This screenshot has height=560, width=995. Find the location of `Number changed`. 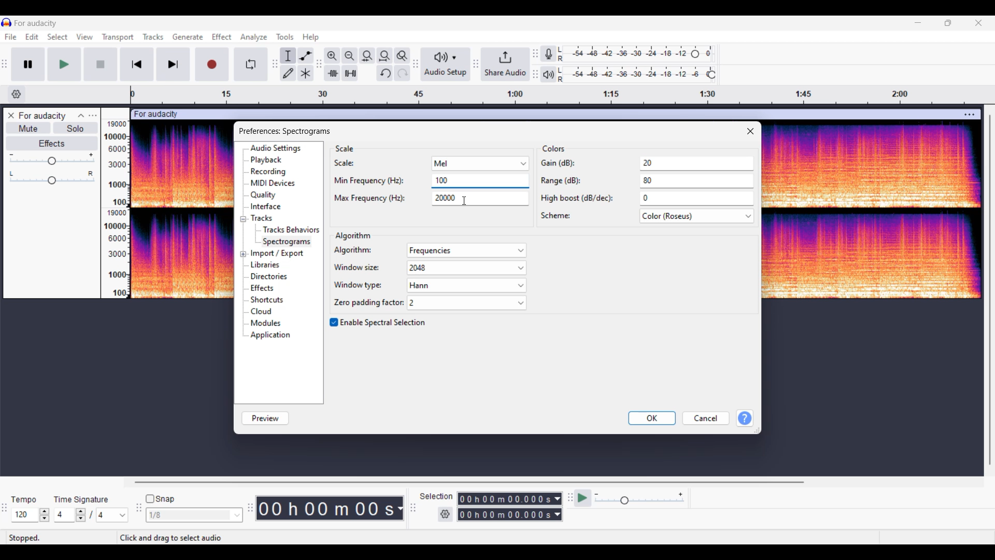

Number changed is located at coordinates (442, 180).